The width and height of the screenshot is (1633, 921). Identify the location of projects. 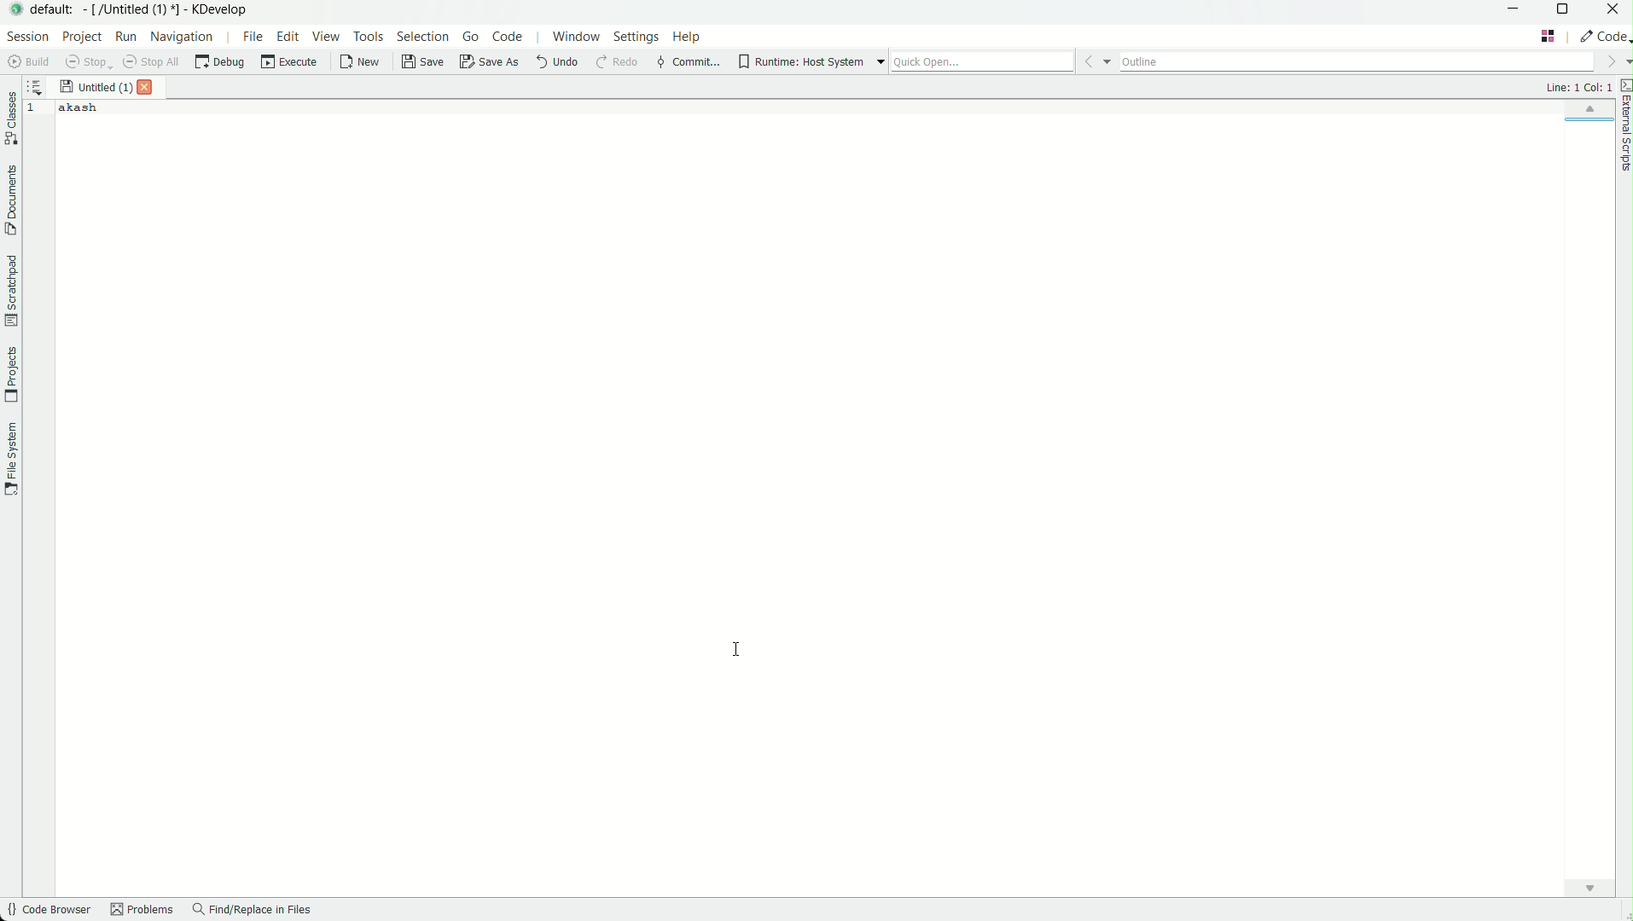
(10, 375).